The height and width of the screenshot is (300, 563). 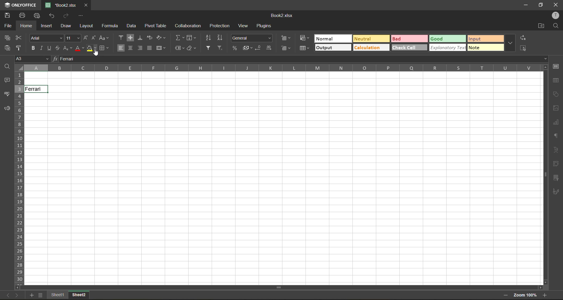 I want to click on sub/superscript, so click(x=68, y=48).